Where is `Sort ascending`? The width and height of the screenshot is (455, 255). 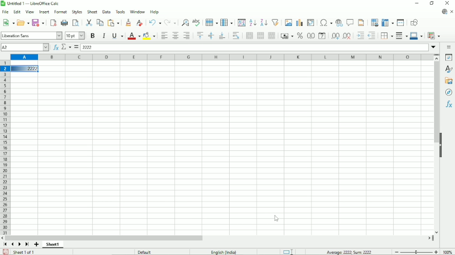 Sort ascending is located at coordinates (253, 22).